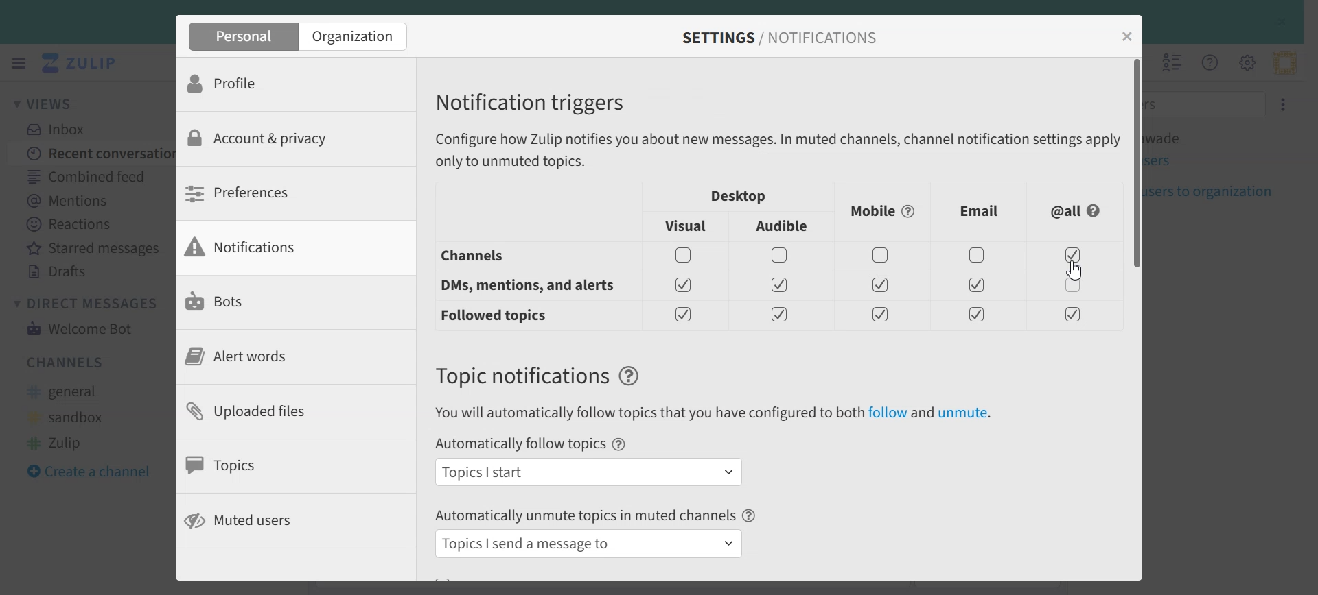 Image resolution: width=1318 pixels, height=595 pixels. I want to click on Notification triggers
Configure how Zulip notifies you about new messages. In muted channels, channel notification settings apply
only to unmuted topics., so click(774, 130).